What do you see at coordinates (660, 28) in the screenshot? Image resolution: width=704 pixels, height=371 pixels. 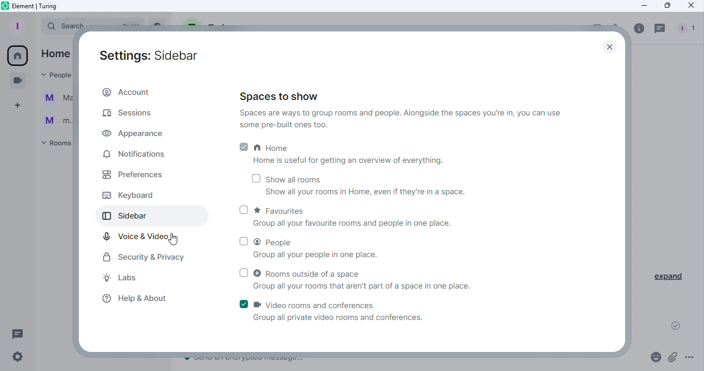 I see `Threads` at bounding box center [660, 28].